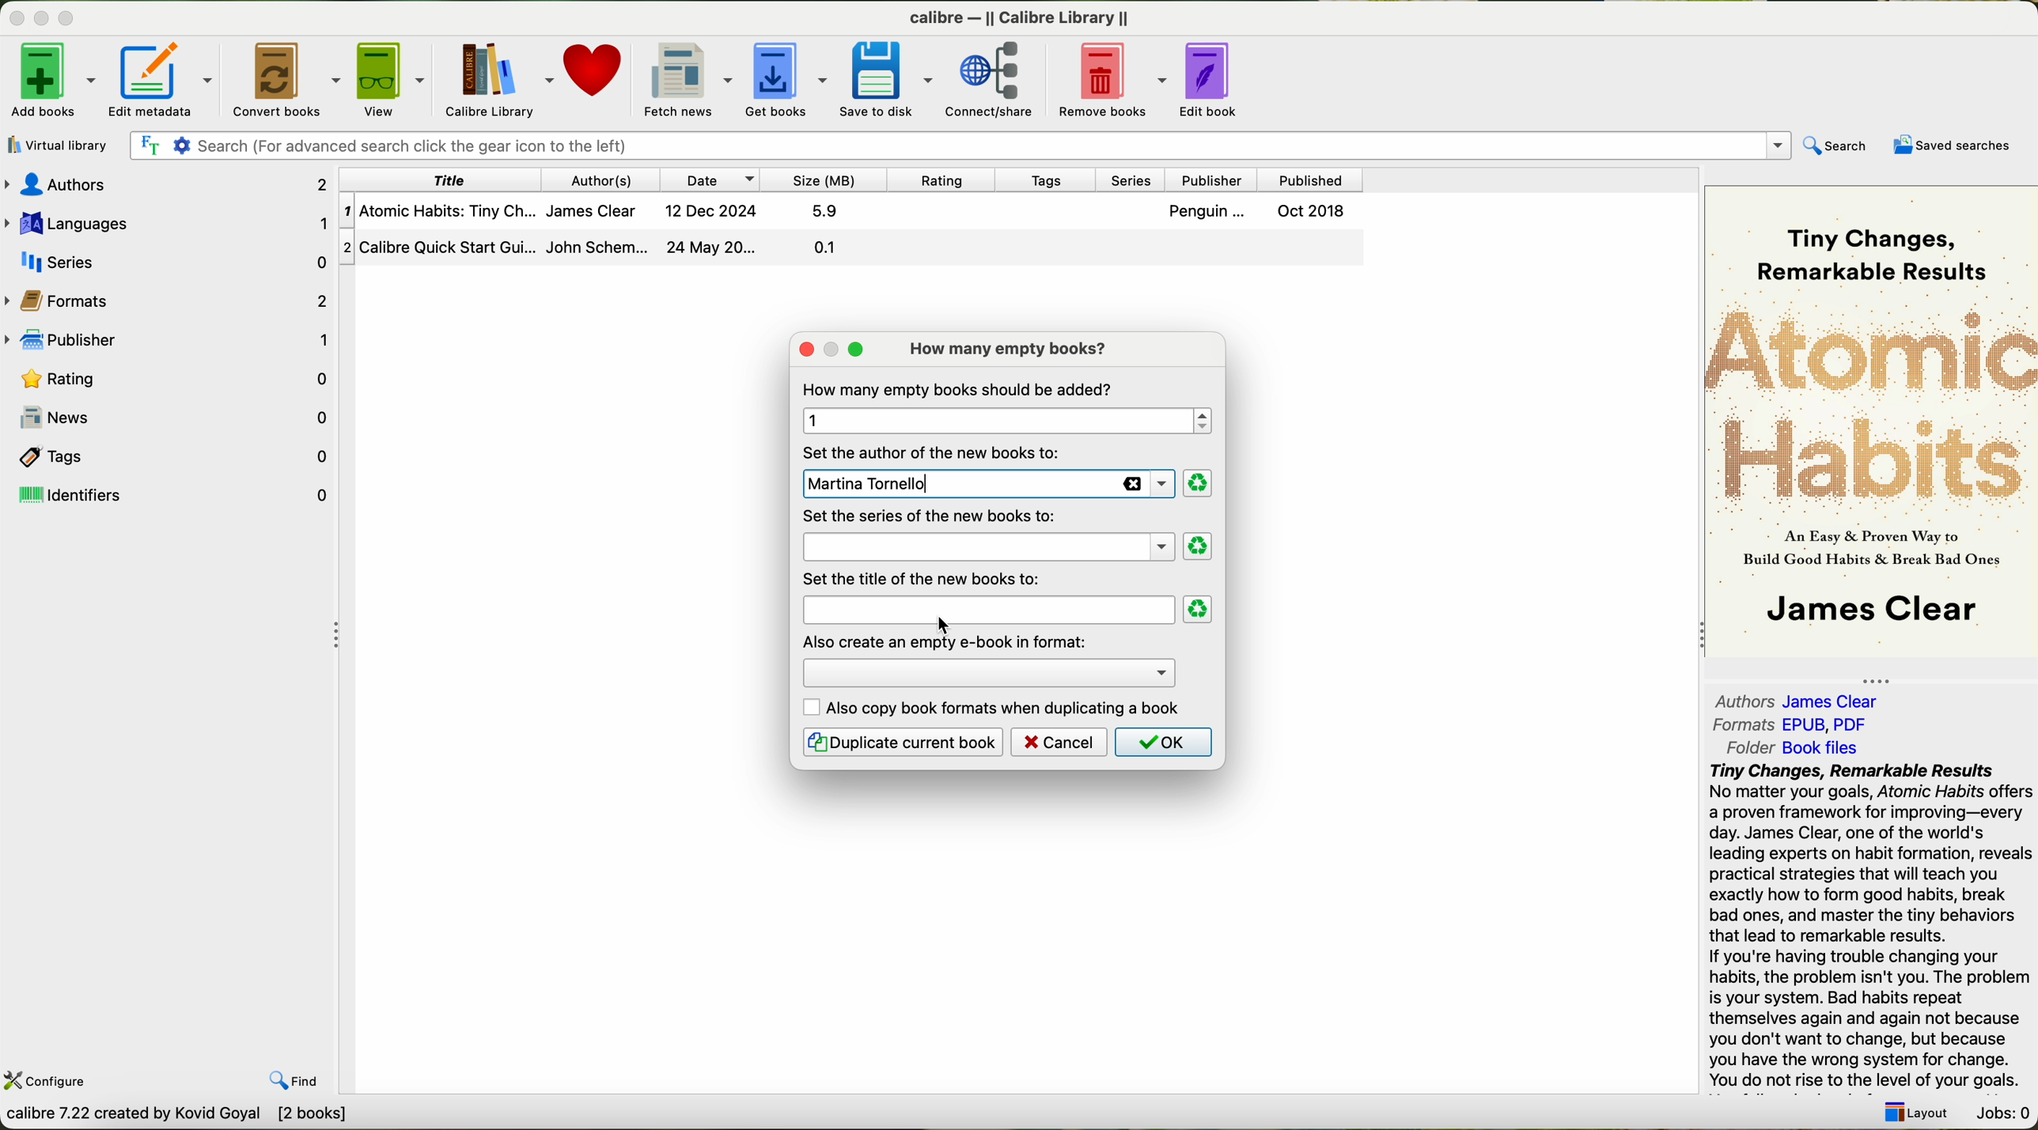 This screenshot has height=1130, width=2038. Describe the element at coordinates (171, 495) in the screenshot. I see `identifiers` at that location.